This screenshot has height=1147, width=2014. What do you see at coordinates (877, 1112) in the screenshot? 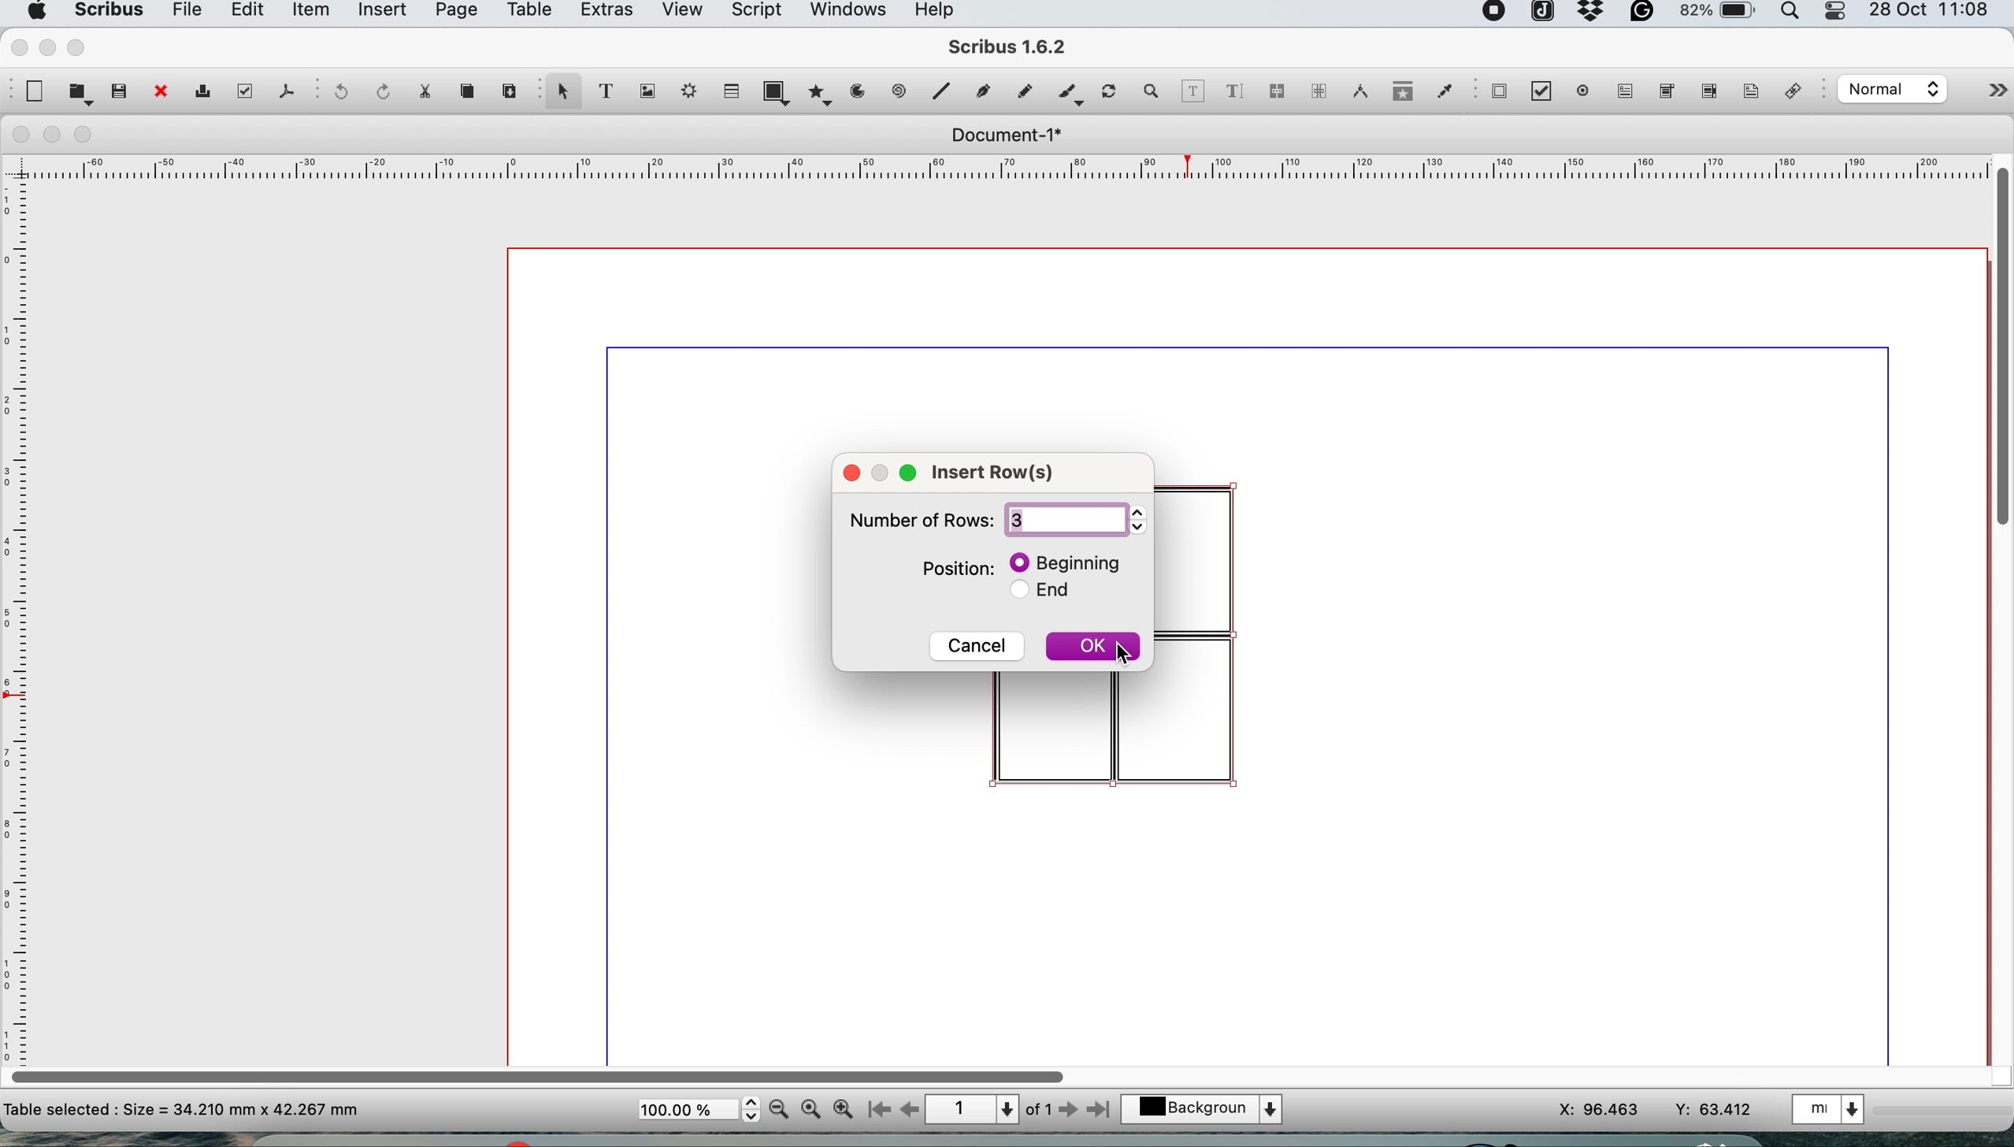
I see `go to first page` at bounding box center [877, 1112].